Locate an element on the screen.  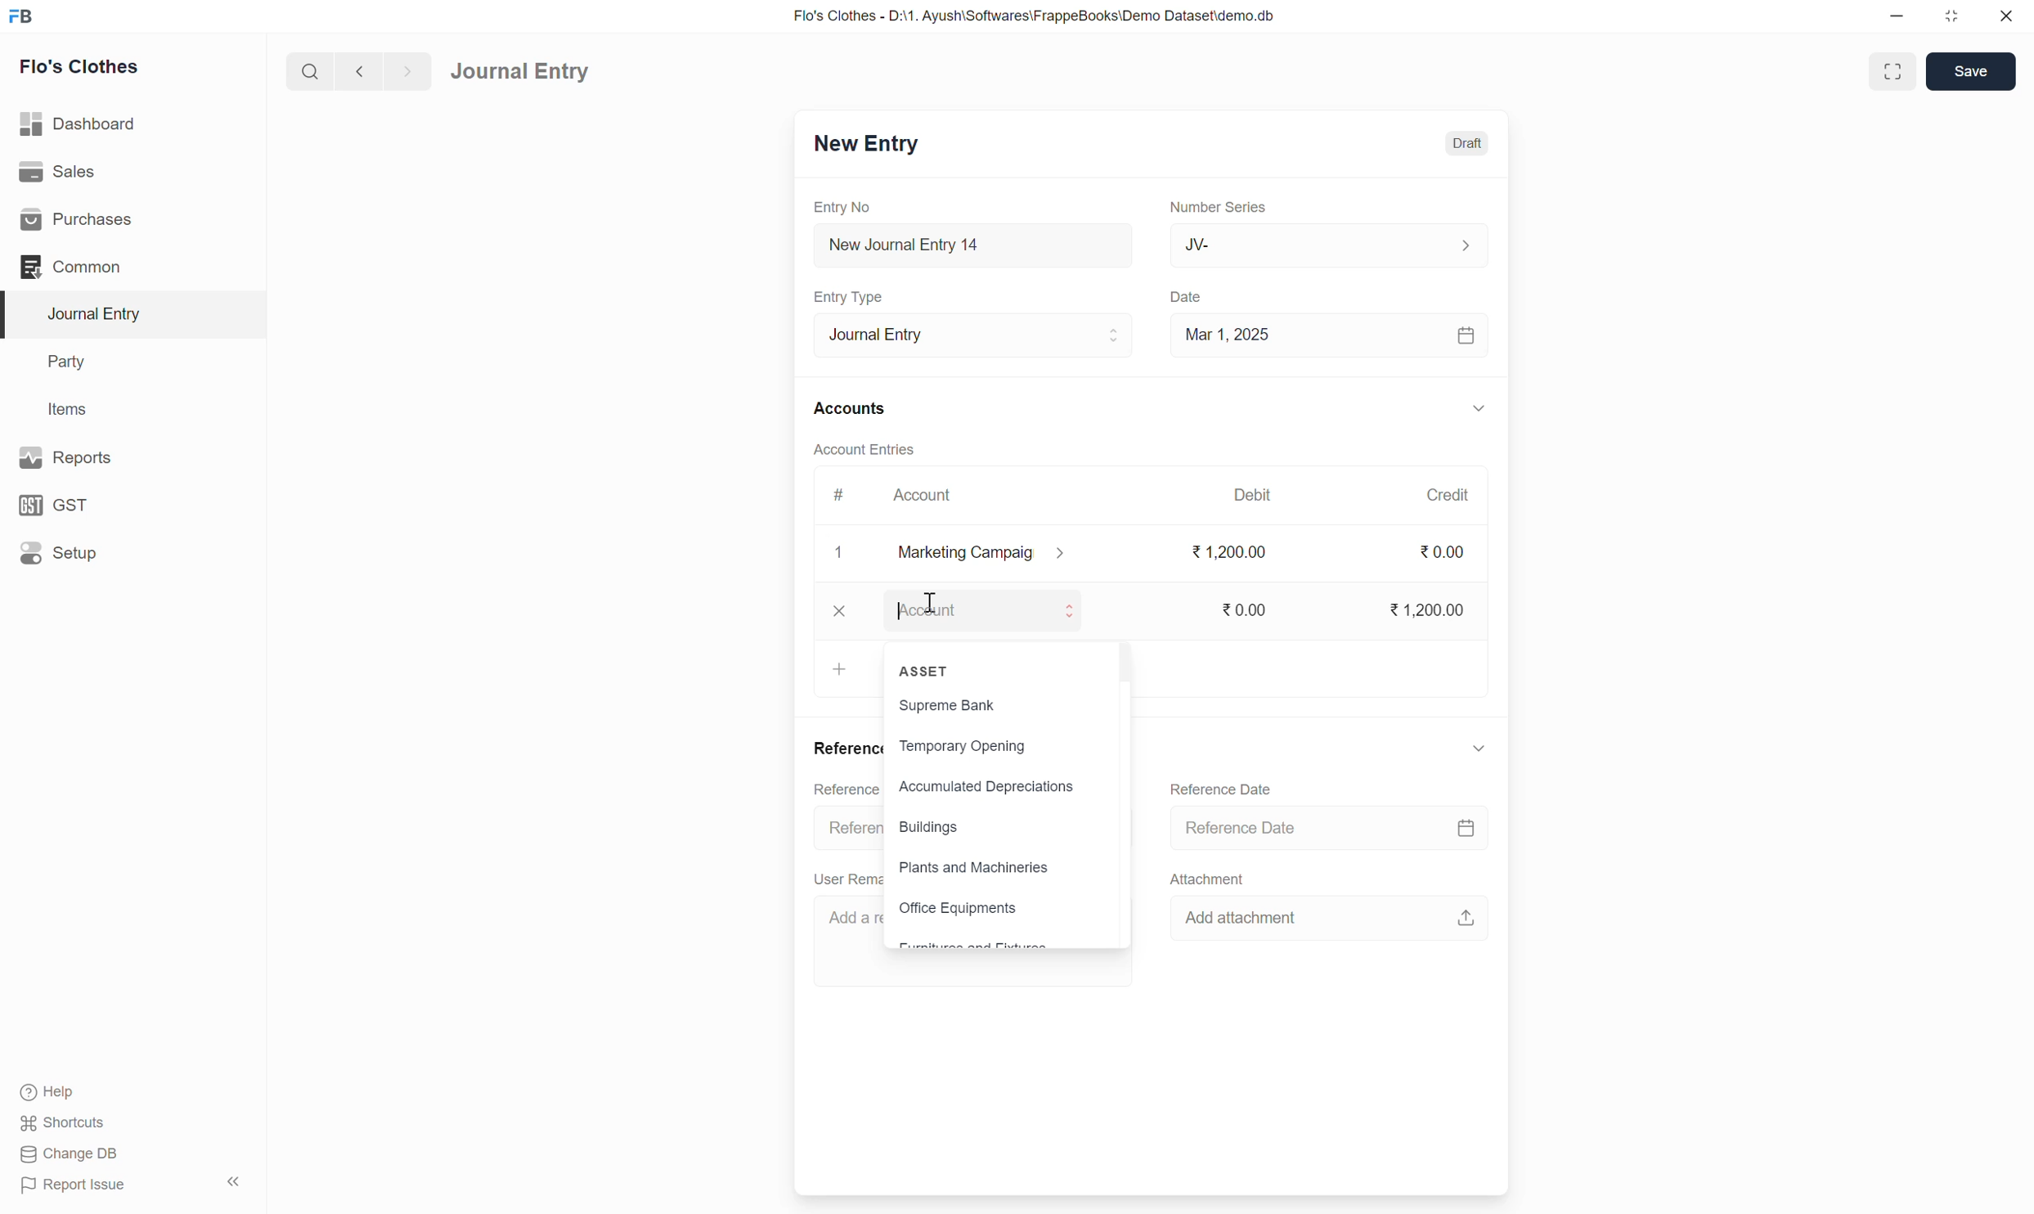
User Rem: is located at coordinates (843, 877).